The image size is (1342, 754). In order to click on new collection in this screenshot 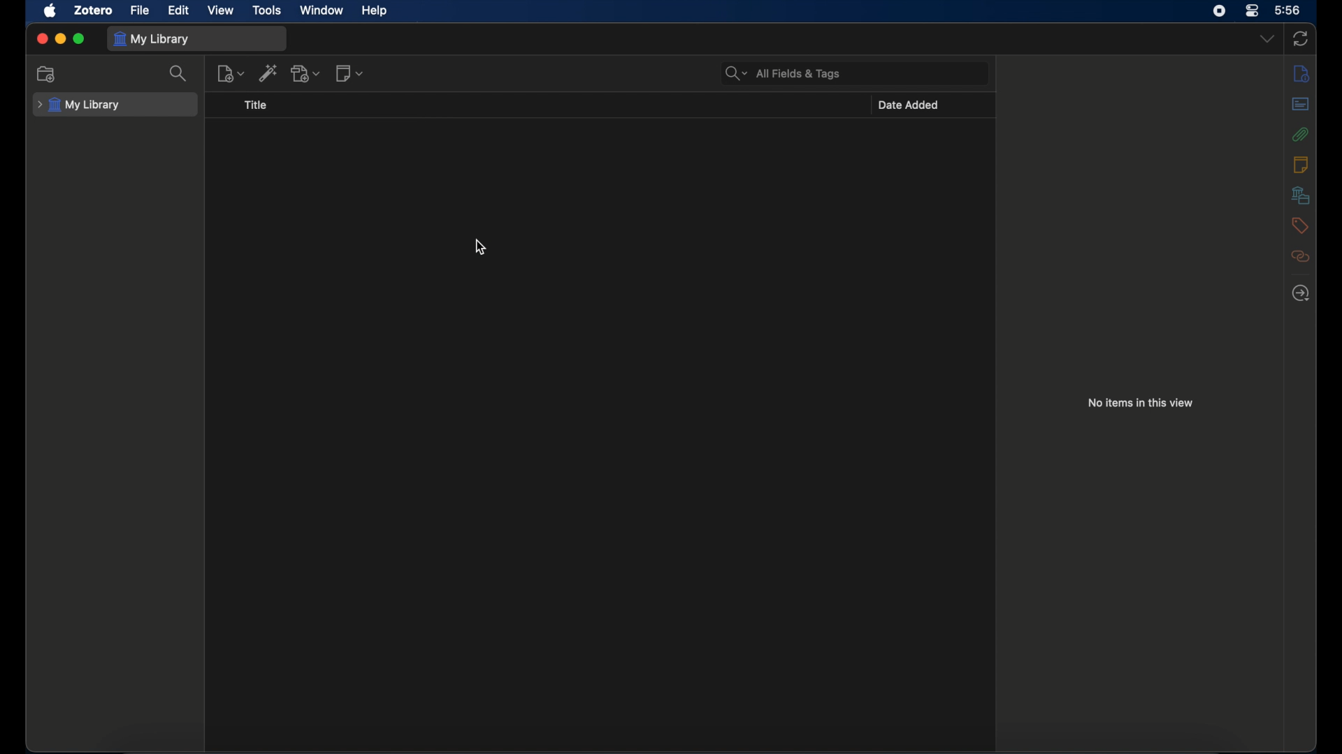, I will do `click(47, 75)`.